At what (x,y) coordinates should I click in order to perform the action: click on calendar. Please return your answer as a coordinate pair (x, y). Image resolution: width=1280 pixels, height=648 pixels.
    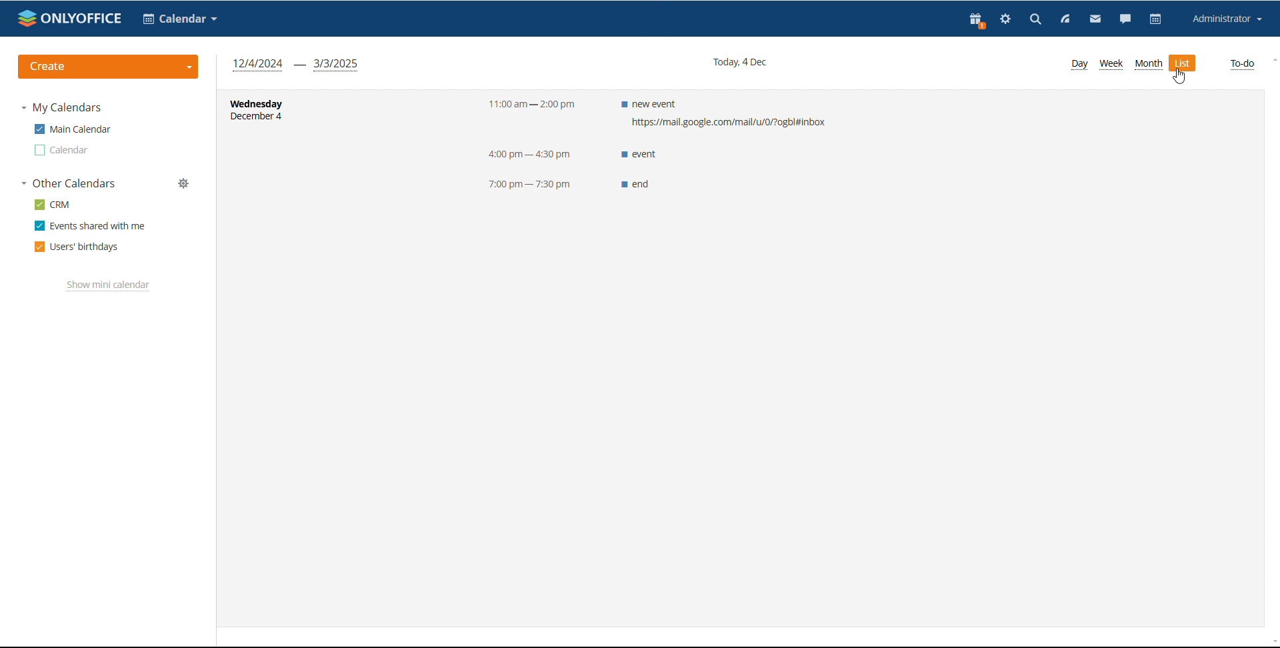
    Looking at the image, I should click on (61, 150).